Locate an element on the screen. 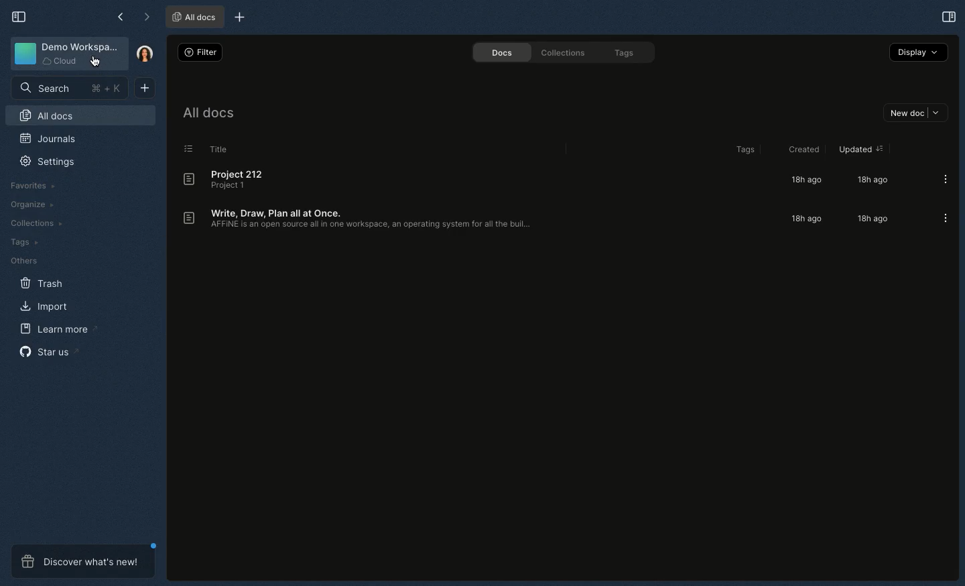 The image size is (965, 586). Tags is located at coordinates (22, 241).